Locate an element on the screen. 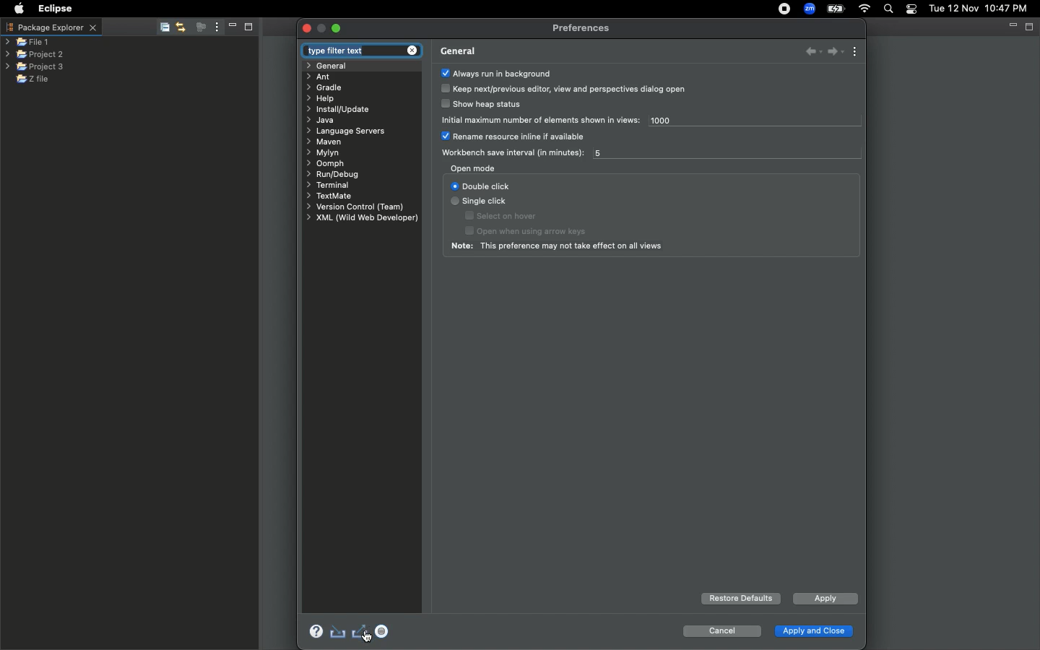 The width and height of the screenshot is (1040, 650). Apply and close is located at coordinates (814, 629).